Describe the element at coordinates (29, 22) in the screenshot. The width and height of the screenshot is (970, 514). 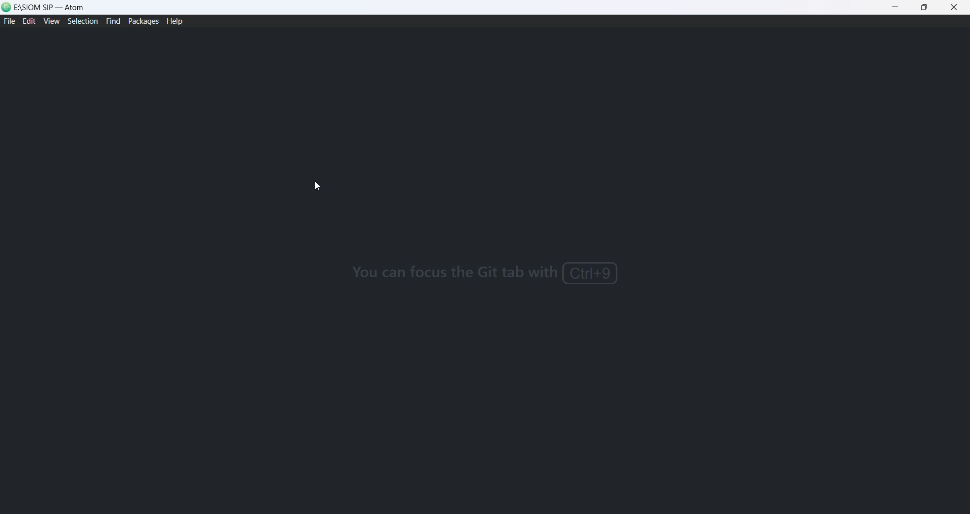
I see `edit` at that location.